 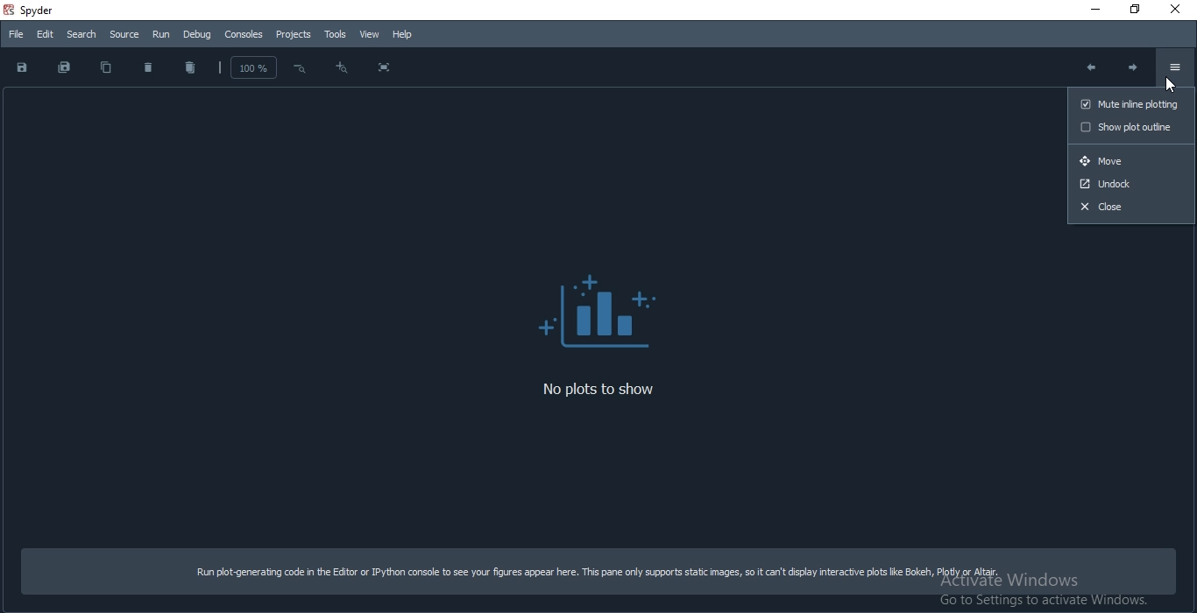 I want to click on Delete, so click(x=149, y=67).